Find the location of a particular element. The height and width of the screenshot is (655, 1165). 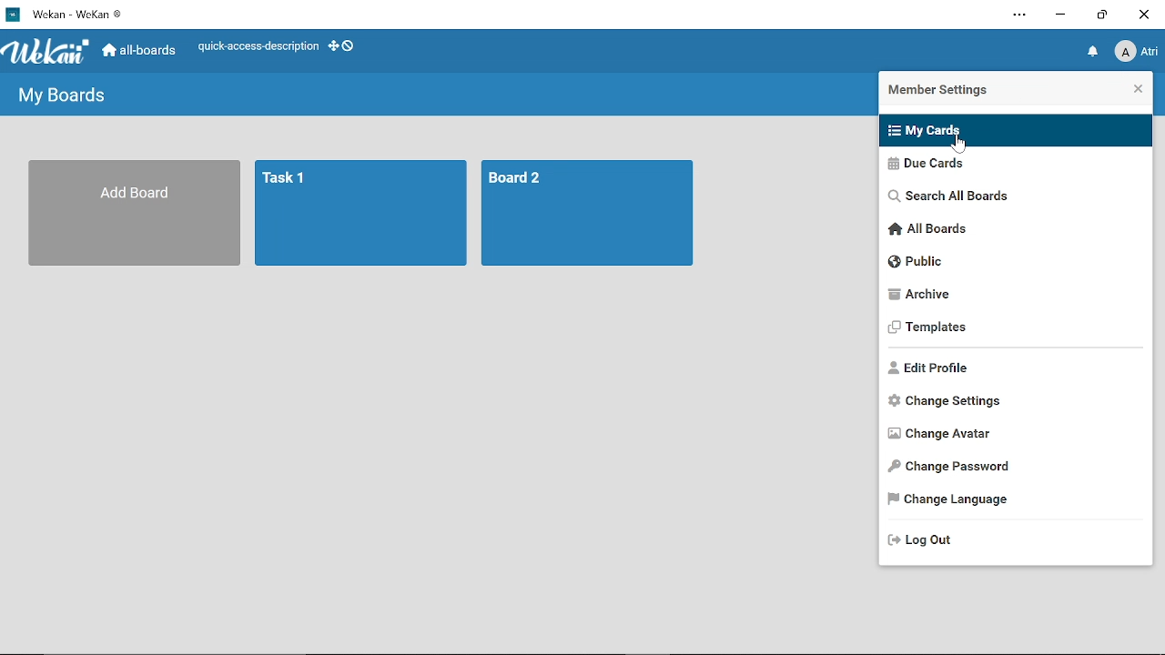

Settings and more is located at coordinates (1018, 15).